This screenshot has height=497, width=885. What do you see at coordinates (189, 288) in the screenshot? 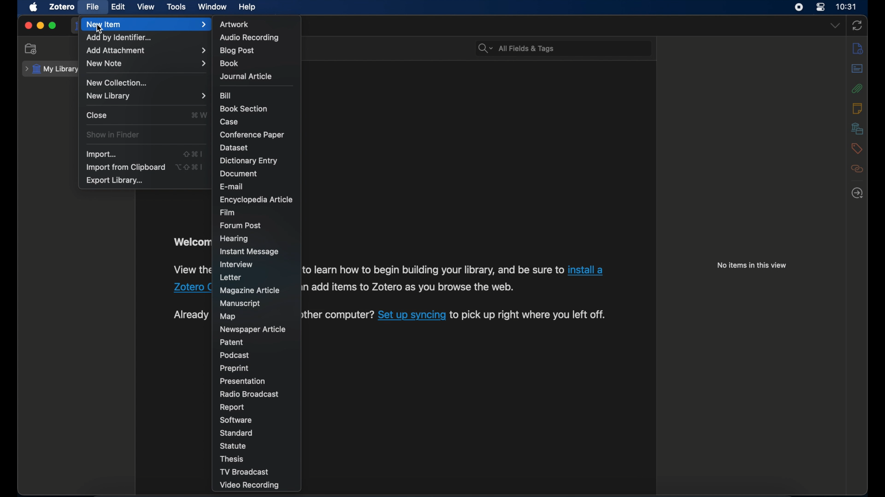
I see `` at bounding box center [189, 288].